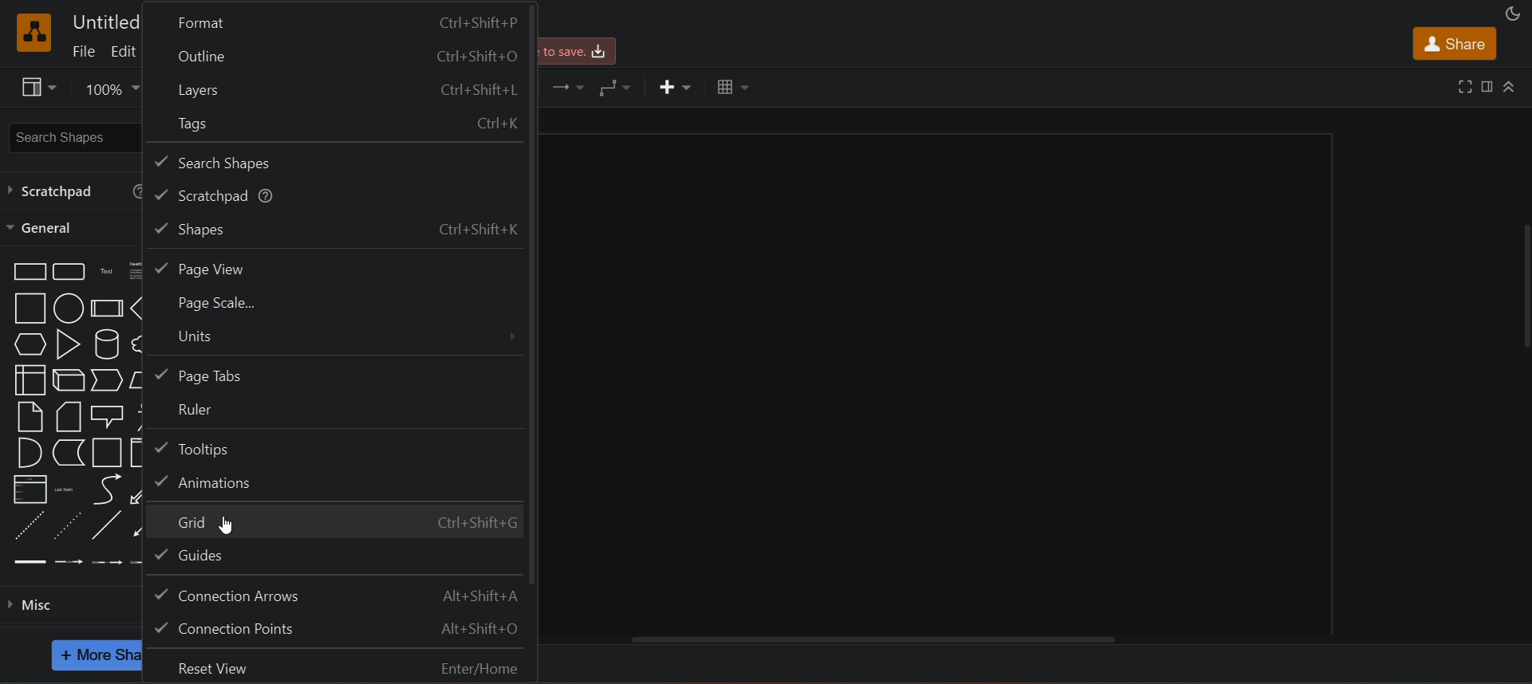 Image resolution: width=1532 pixels, height=684 pixels. I want to click on link, so click(29, 560).